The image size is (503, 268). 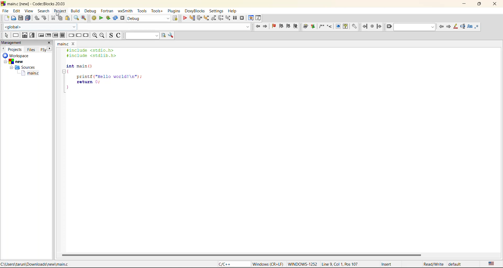 What do you see at coordinates (119, 36) in the screenshot?
I see `toggle comments` at bounding box center [119, 36].